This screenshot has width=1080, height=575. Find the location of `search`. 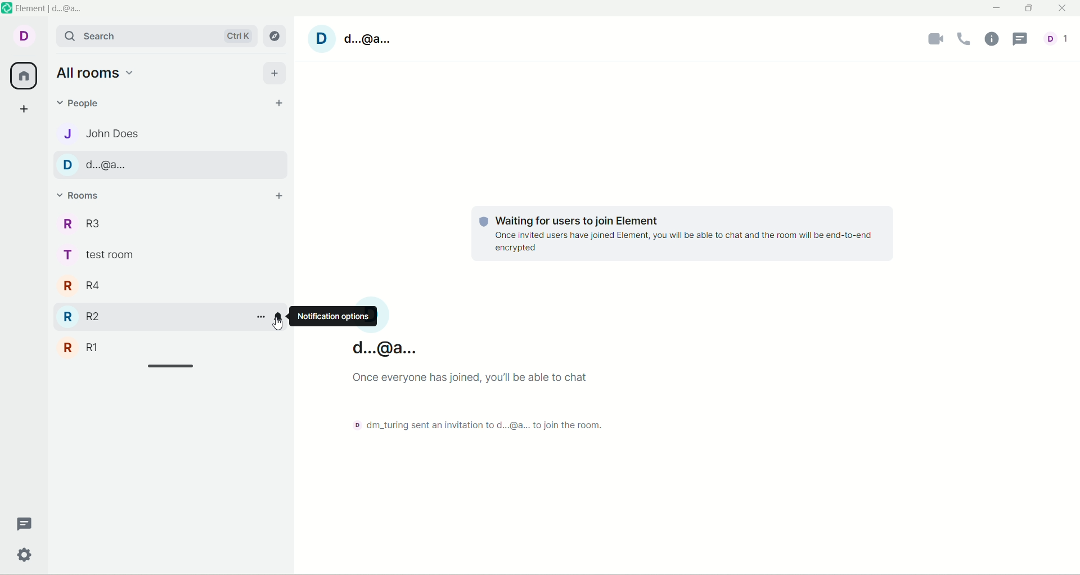

search is located at coordinates (155, 35).